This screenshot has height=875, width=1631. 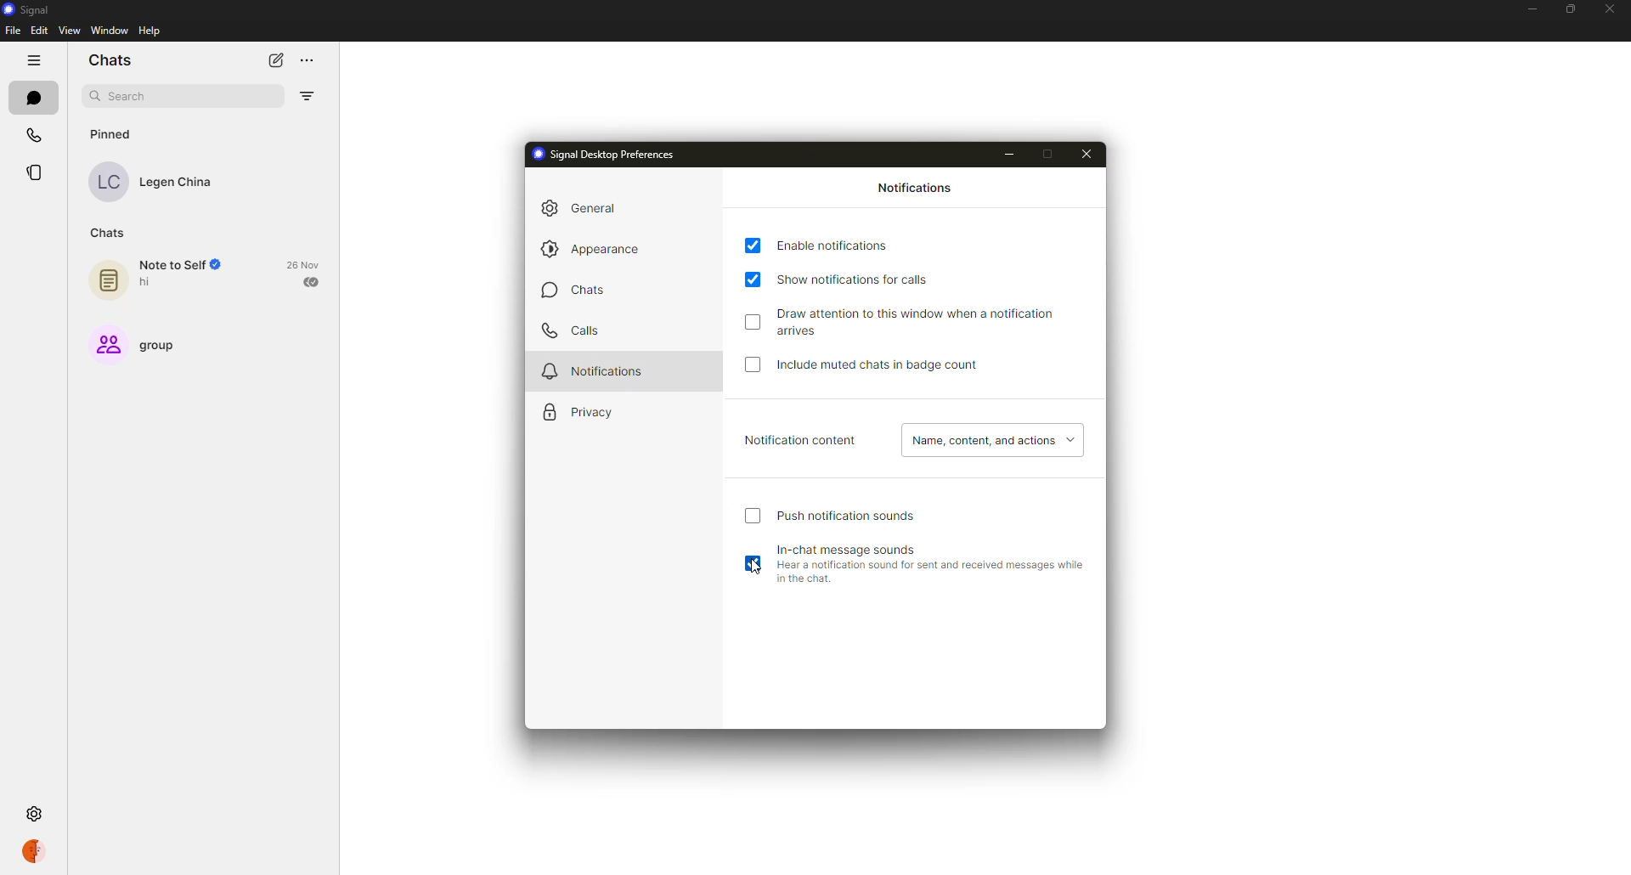 I want to click on calls, so click(x=32, y=134).